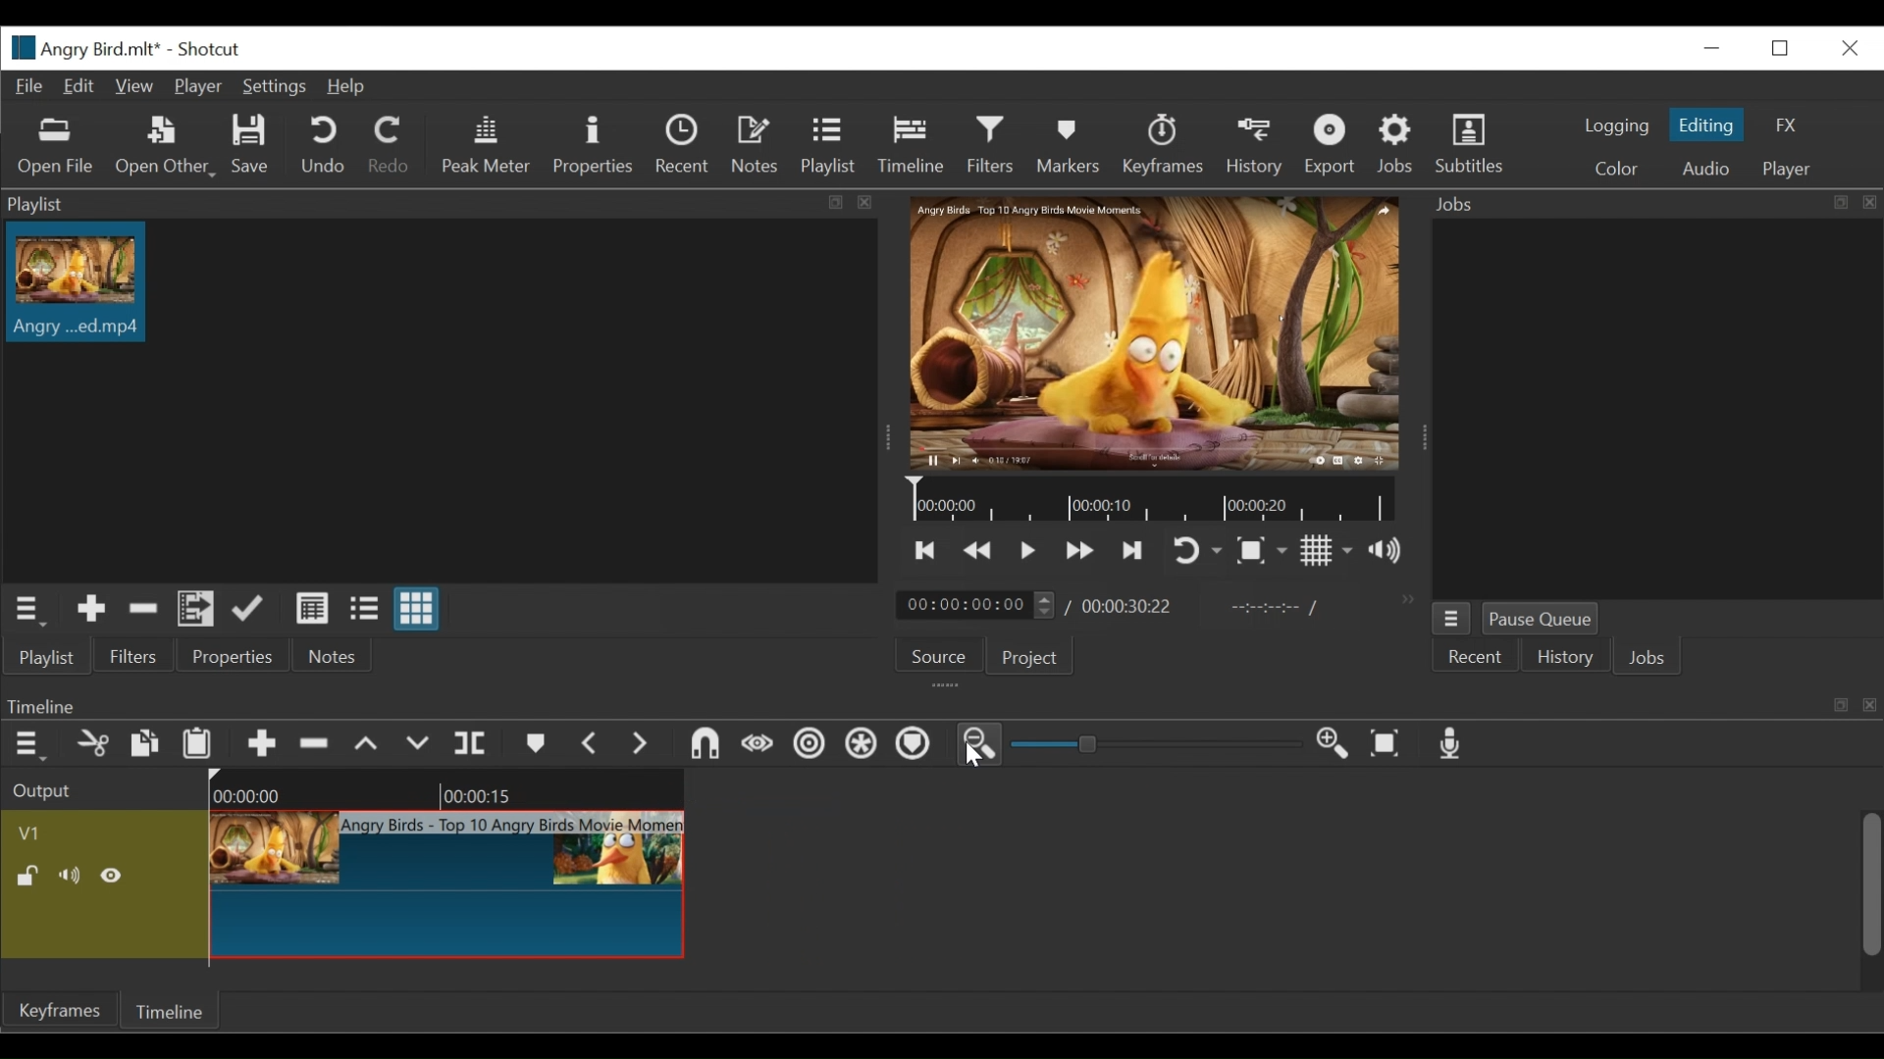 The image size is (1884, 1059). I want to click on Clip at thumbnail, so click(450, 884).